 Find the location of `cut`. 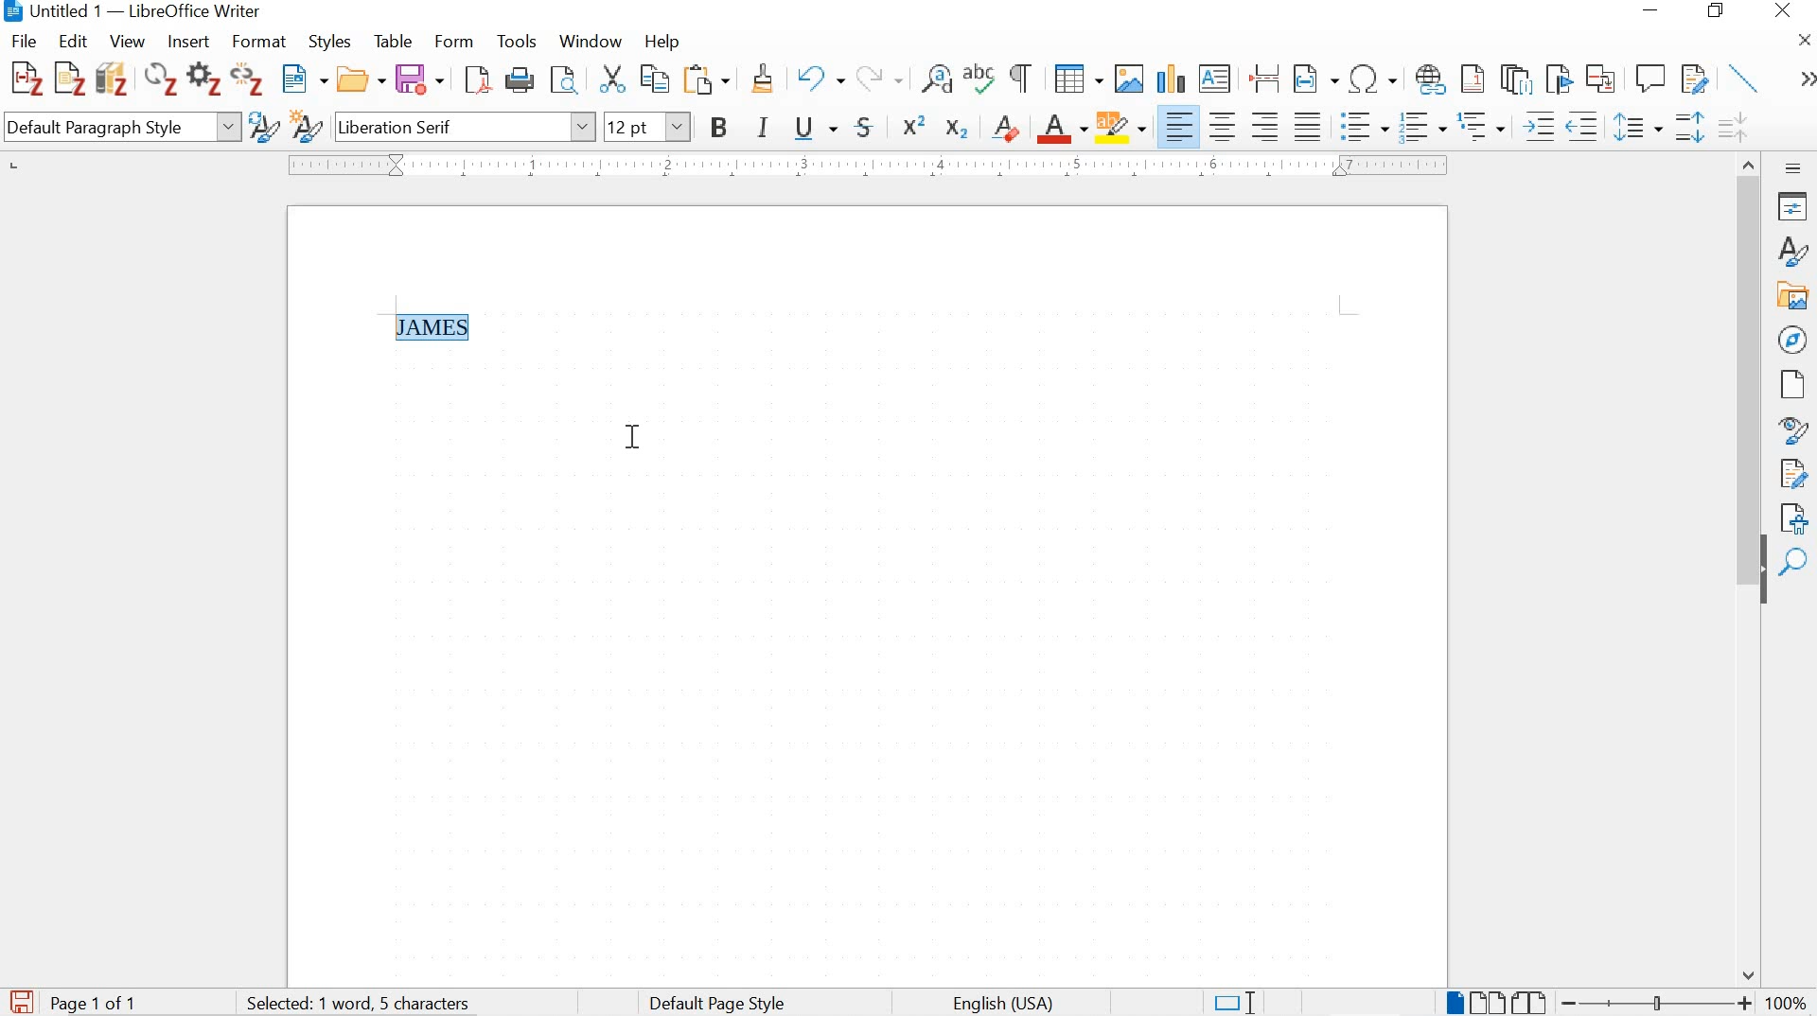

cut is located at coordinates (611, 81).